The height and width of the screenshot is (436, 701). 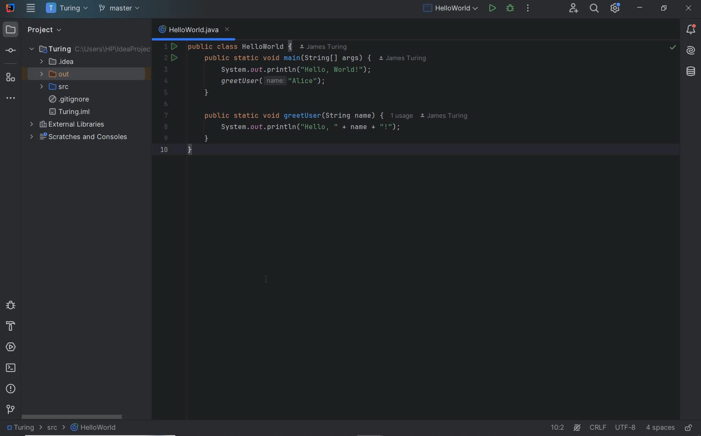 I want to click on SCROLLBAR, so click(x=72, y=416).